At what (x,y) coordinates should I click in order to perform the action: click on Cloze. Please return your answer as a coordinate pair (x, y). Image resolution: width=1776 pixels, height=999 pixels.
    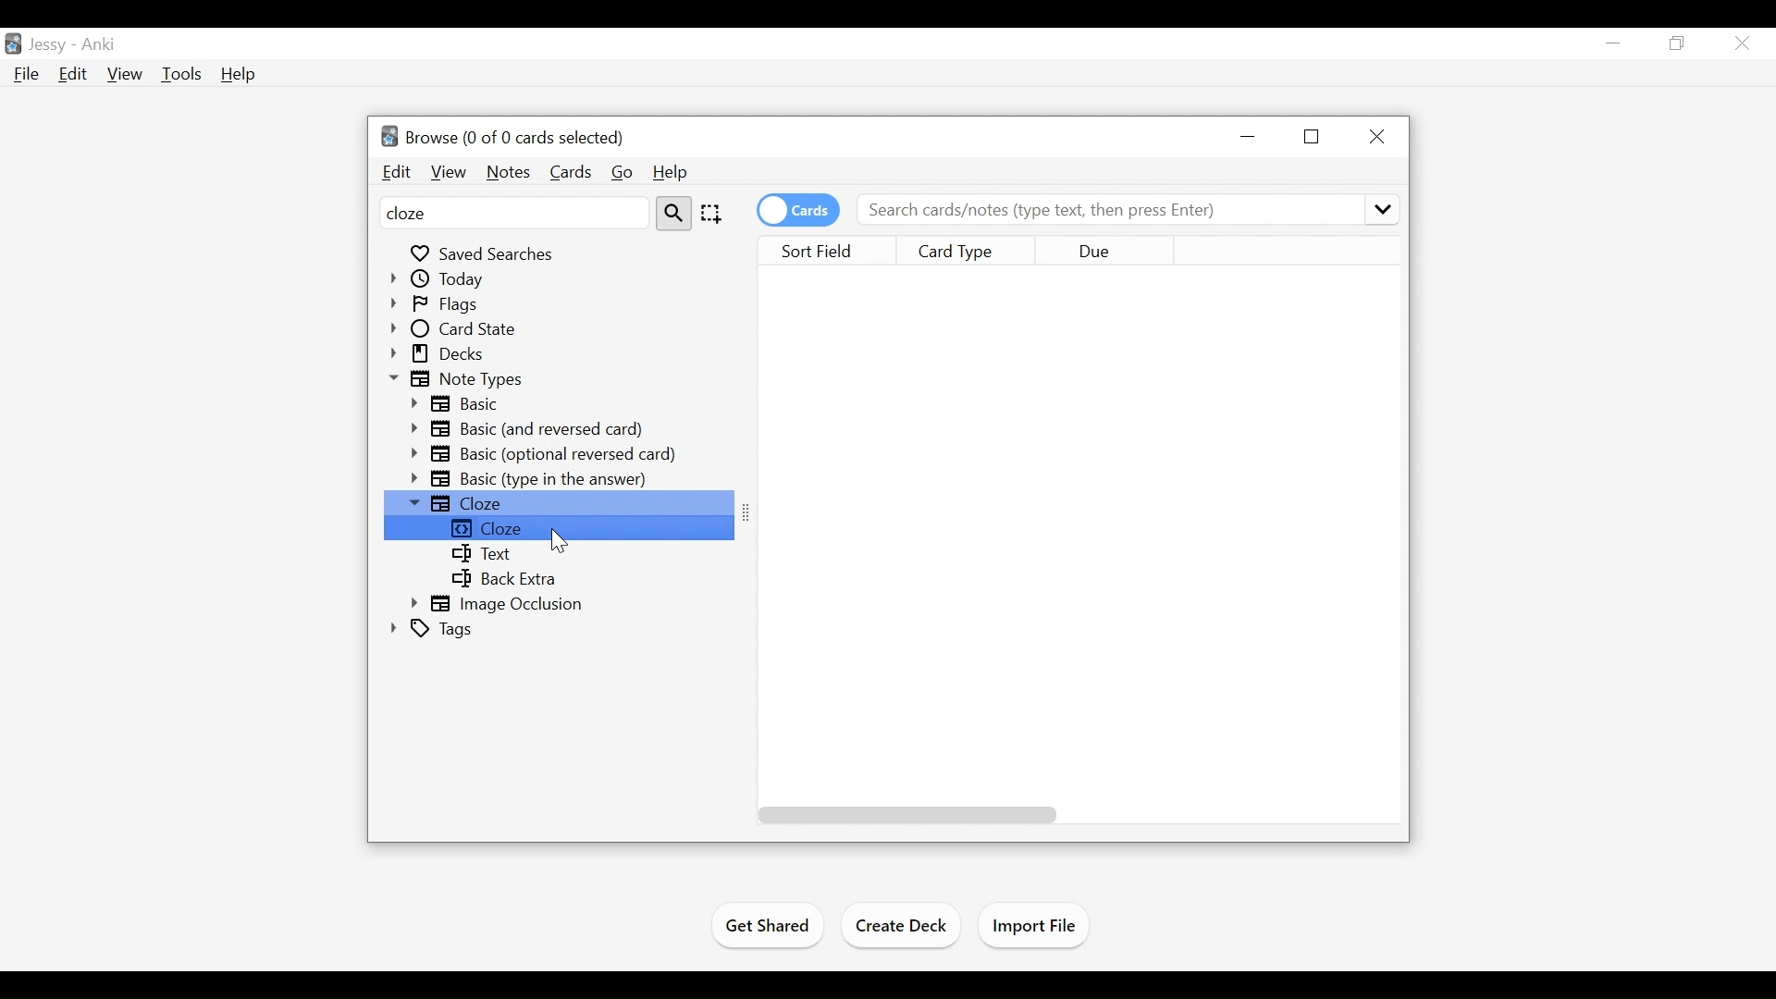
    Looking at the image, I should click on (559, 502).